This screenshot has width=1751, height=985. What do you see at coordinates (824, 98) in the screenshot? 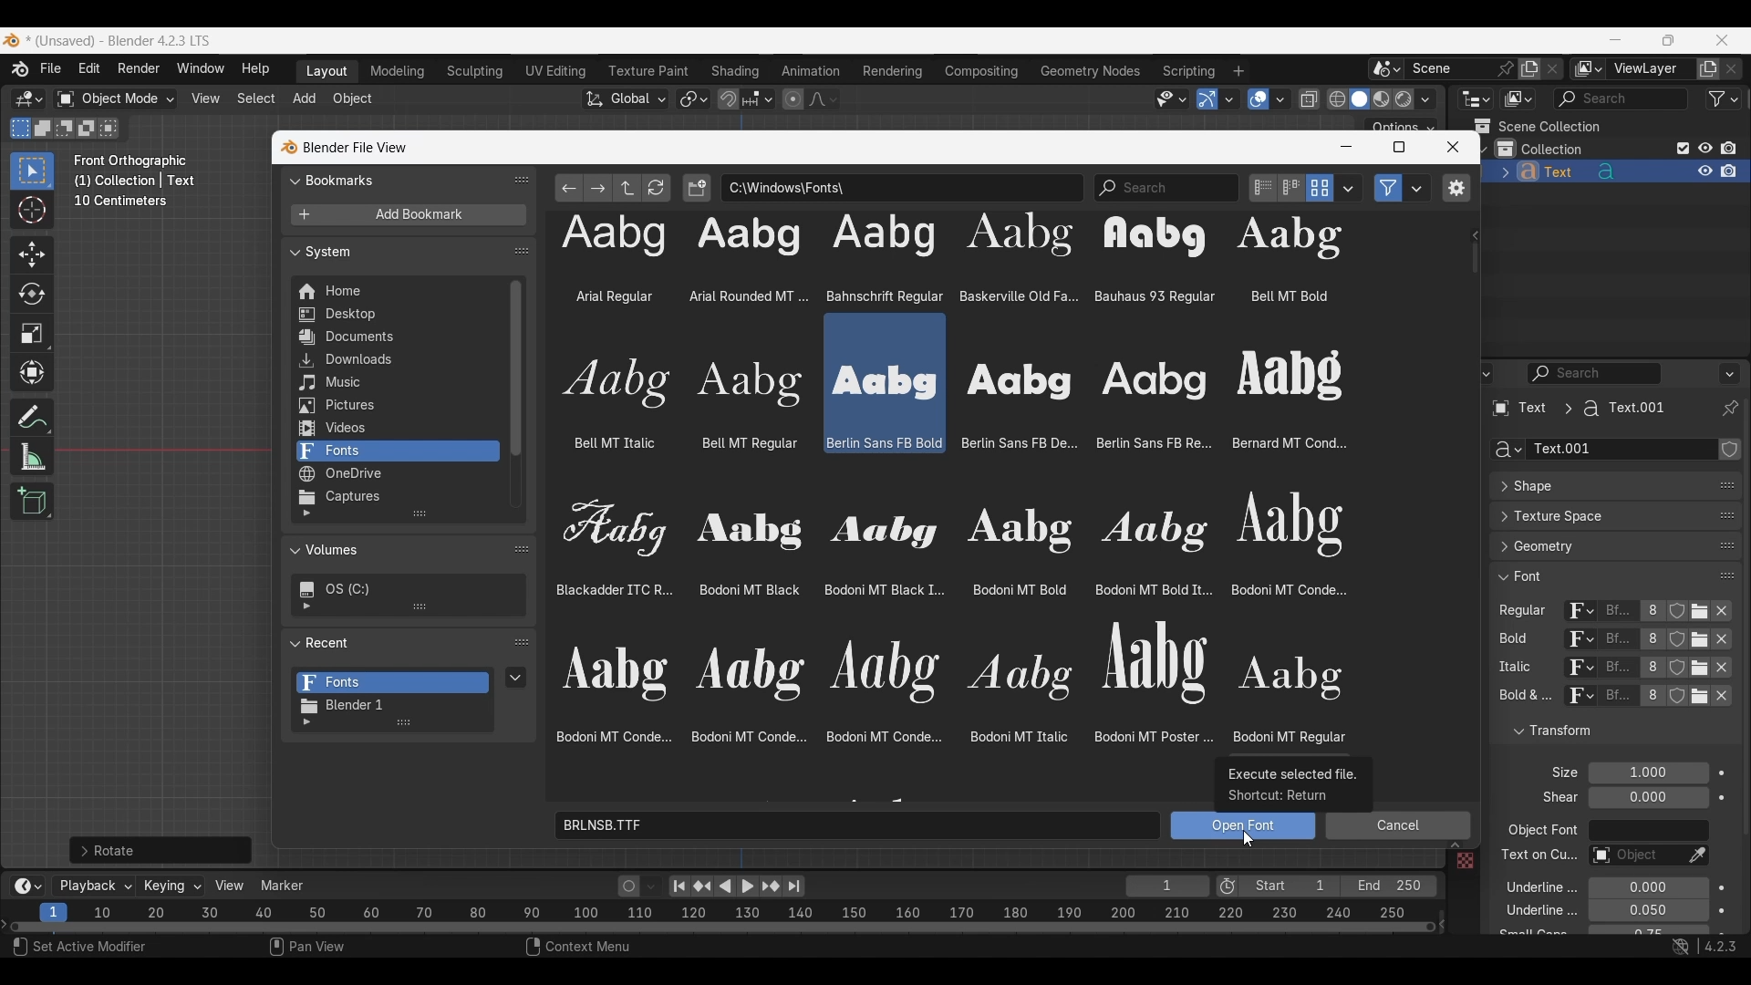
I see `Proportional editing falloff` at bounding box center [824, 98].